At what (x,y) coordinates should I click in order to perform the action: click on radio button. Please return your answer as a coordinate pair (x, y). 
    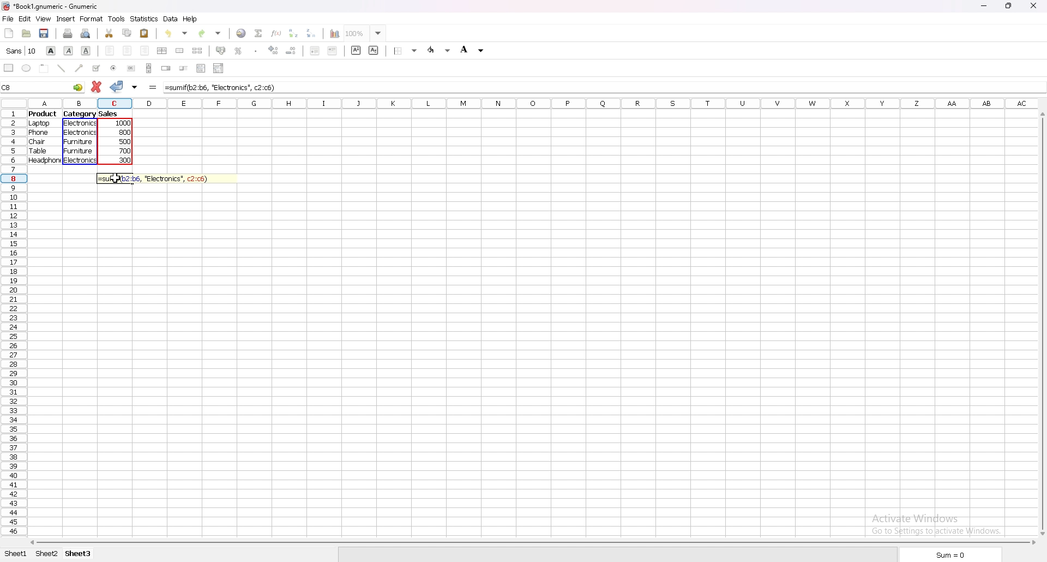
    Looking at the image, I should click on (113, 68).